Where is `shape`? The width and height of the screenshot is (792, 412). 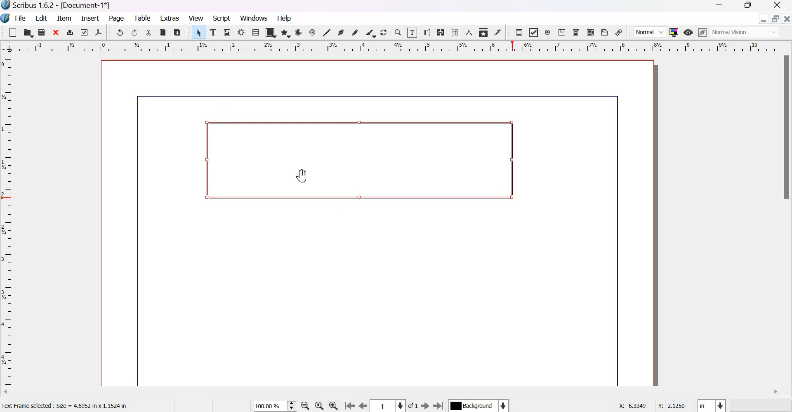 shape is located at coordinates (271, 32).